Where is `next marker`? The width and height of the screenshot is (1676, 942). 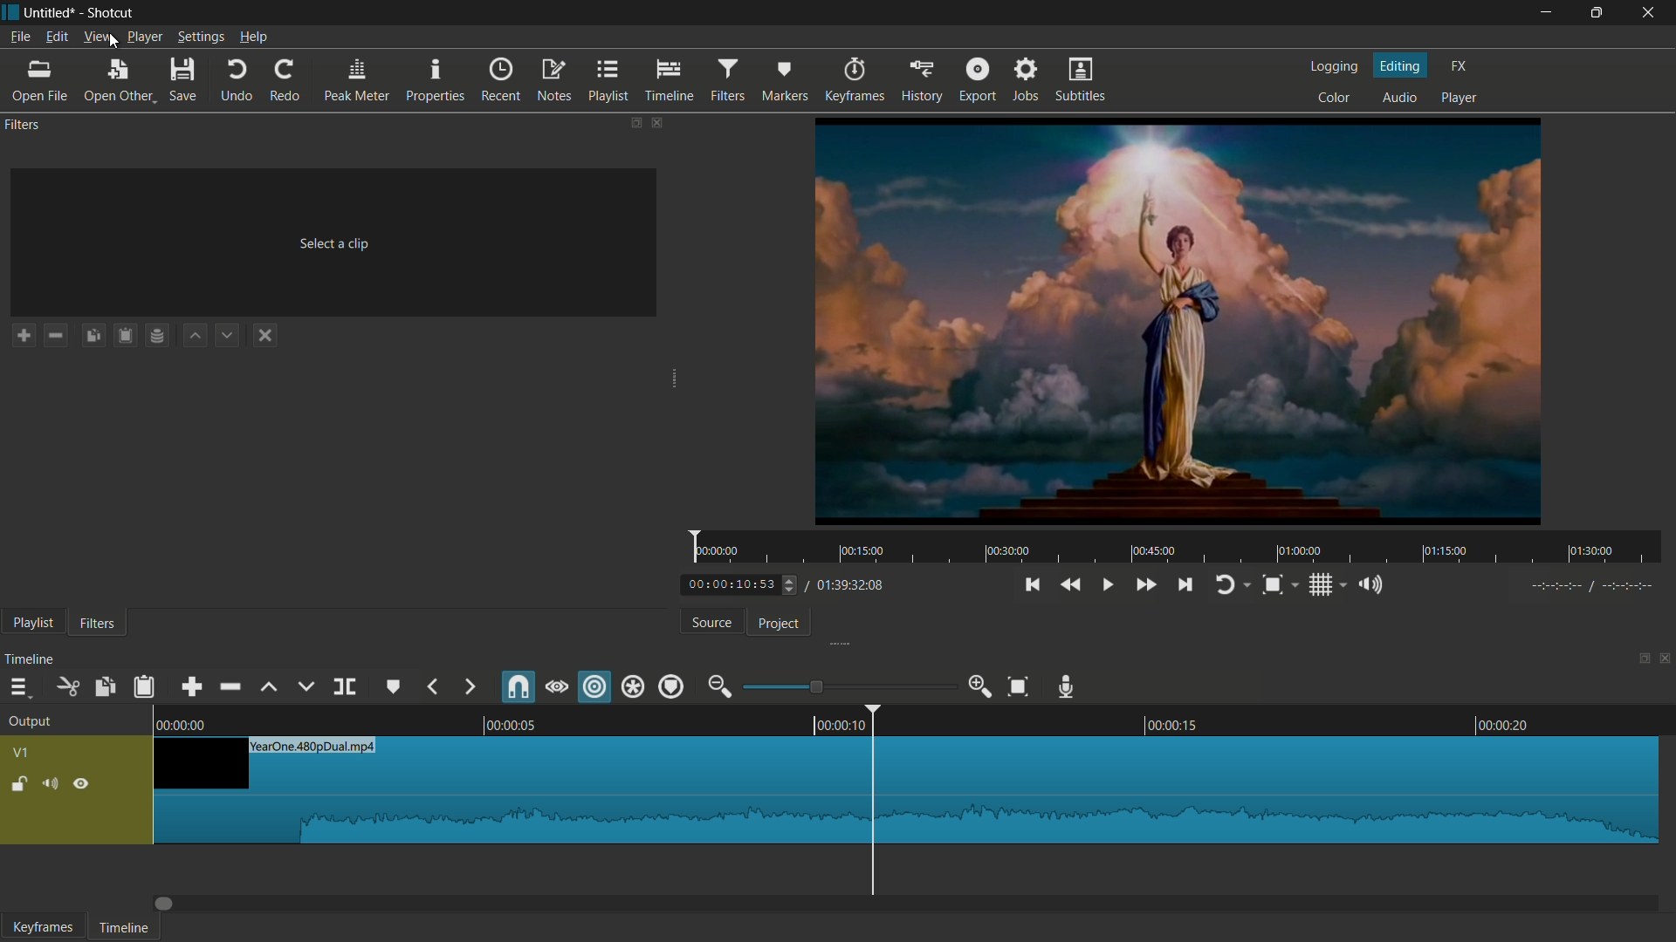 next marker is located at coordinates (467, 687).